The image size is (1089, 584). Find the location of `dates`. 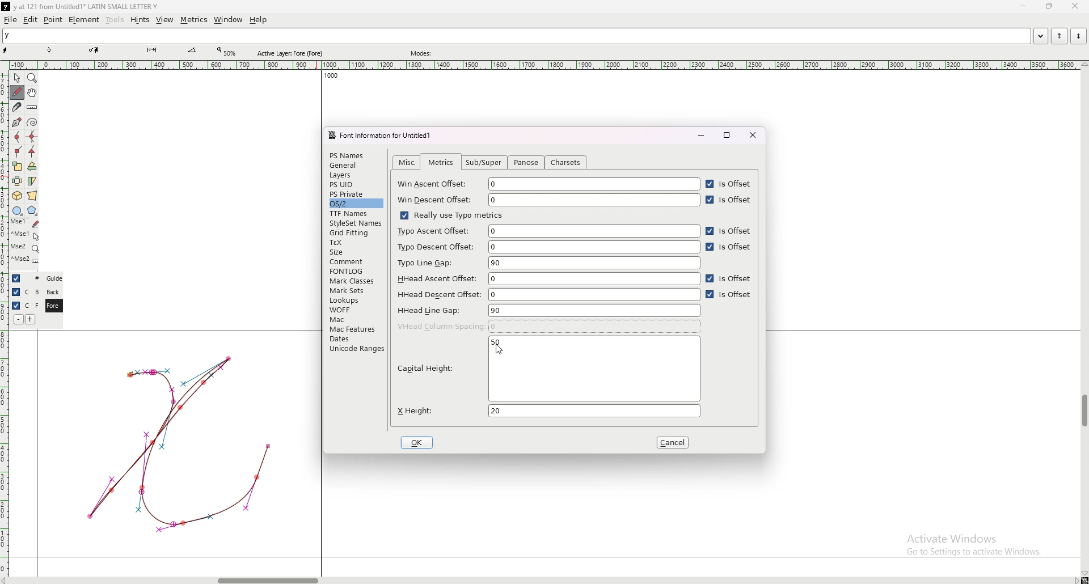

dates is located at coordinates (356, 338).